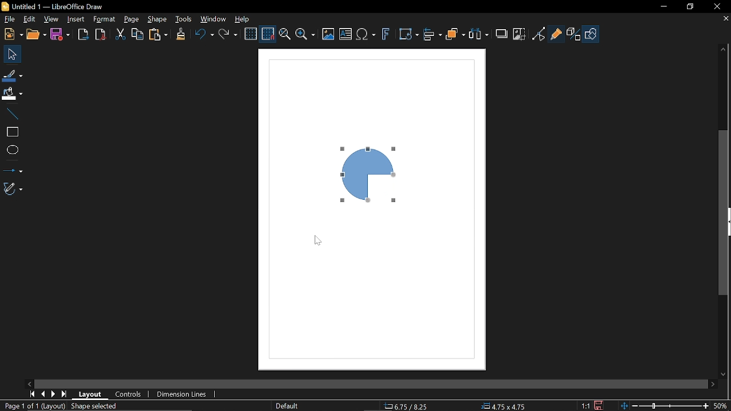 The image size is (731, 411). I want to click on Window, so click(214, 19).